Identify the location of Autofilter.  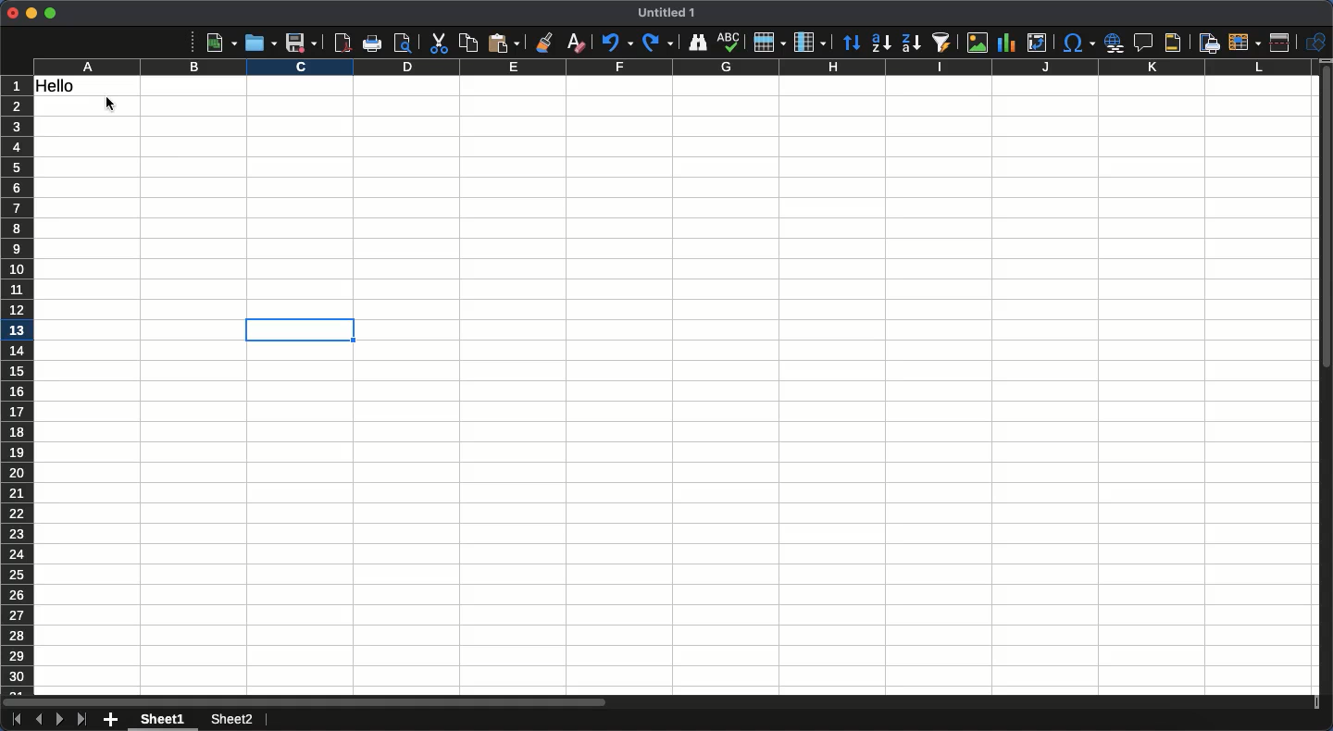
(941, 43).